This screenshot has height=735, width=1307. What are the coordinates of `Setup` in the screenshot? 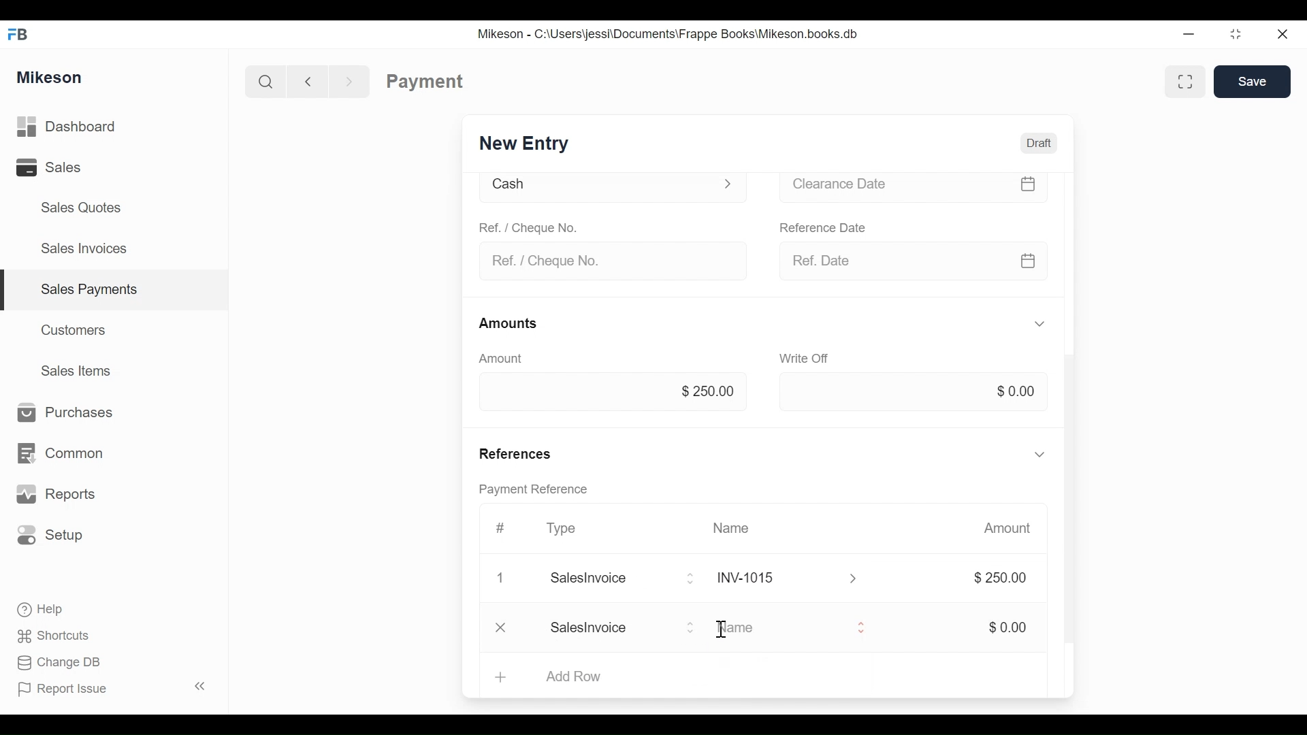 It's located at (54, 536).